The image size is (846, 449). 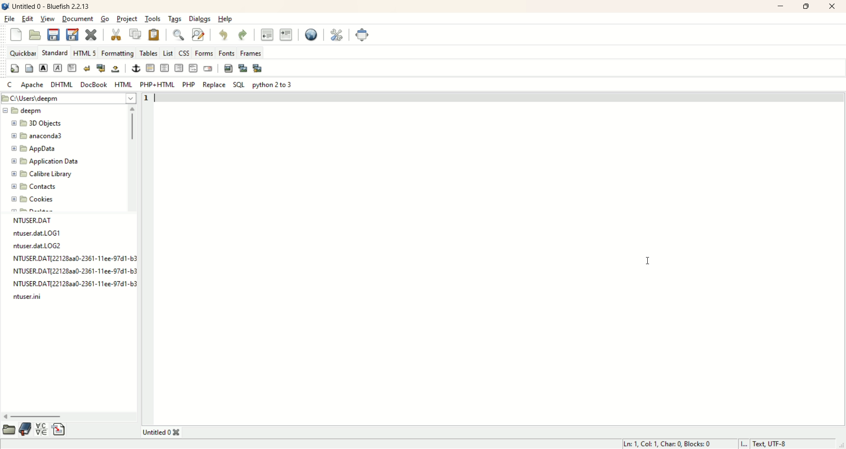 I want to click on SQL, so click(x=238, y=85).